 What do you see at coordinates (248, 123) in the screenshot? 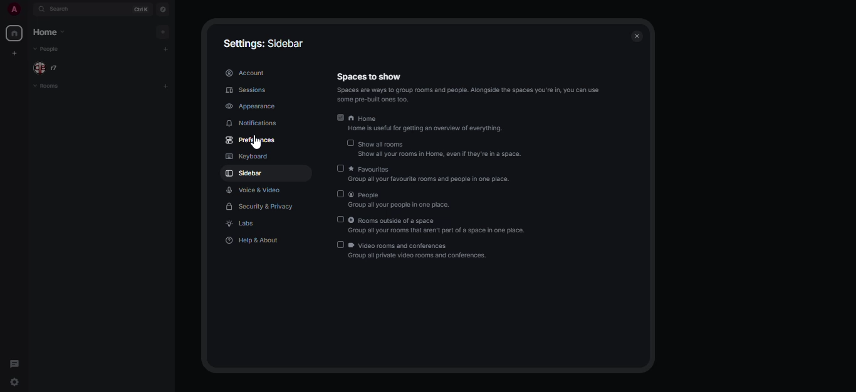
I see `notifications` at bounding box center [248, 123].